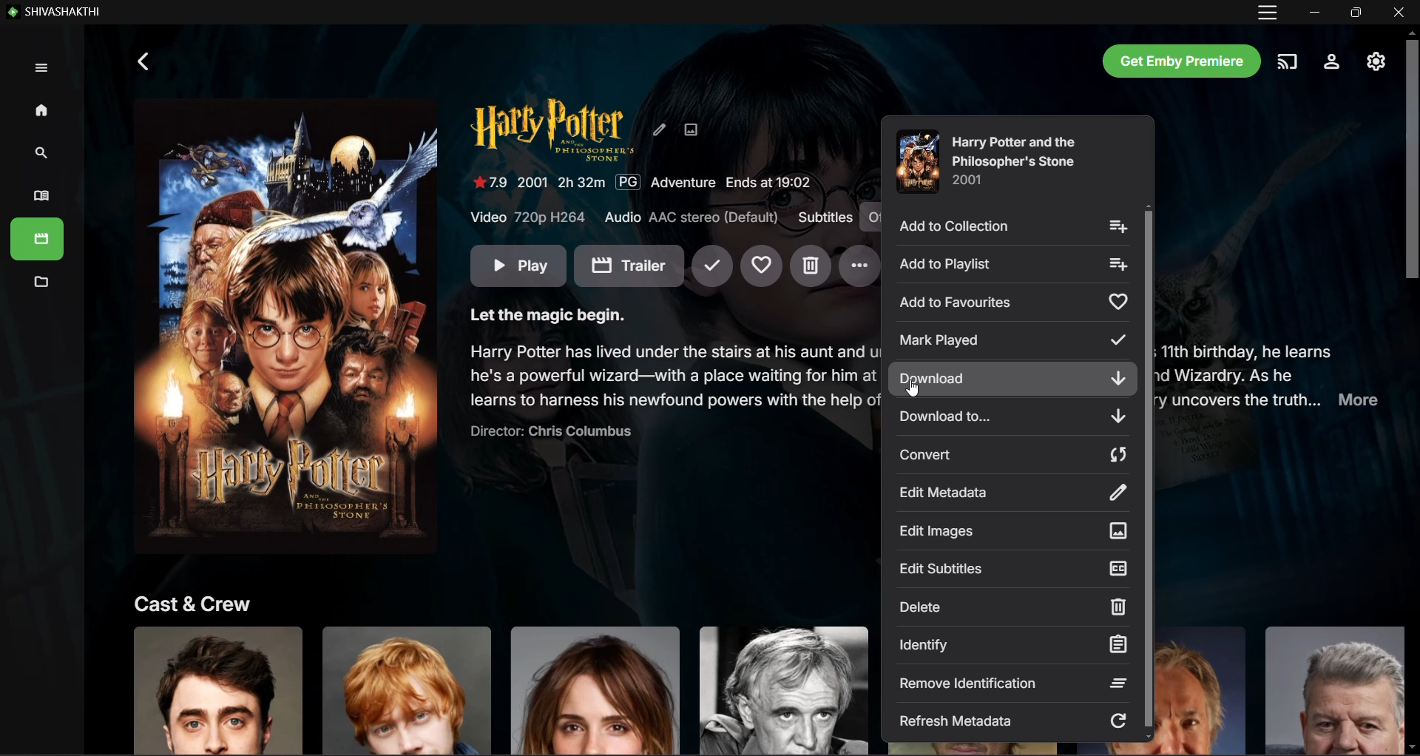 The image size is (1420, 756). What do you see at coordinates (1013, 493) in the screenshot?
I see `Edit Metadata` at bounding box center [1013, 493].